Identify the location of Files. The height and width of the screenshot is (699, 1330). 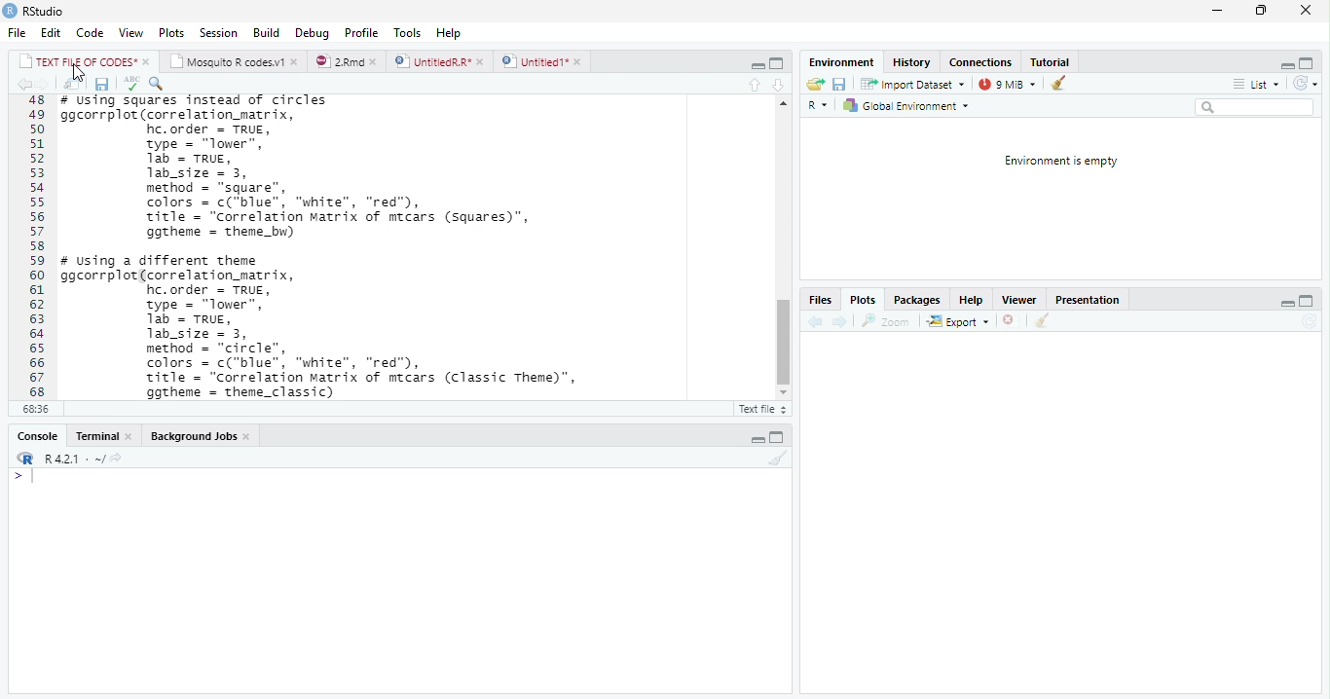
(820, 299).